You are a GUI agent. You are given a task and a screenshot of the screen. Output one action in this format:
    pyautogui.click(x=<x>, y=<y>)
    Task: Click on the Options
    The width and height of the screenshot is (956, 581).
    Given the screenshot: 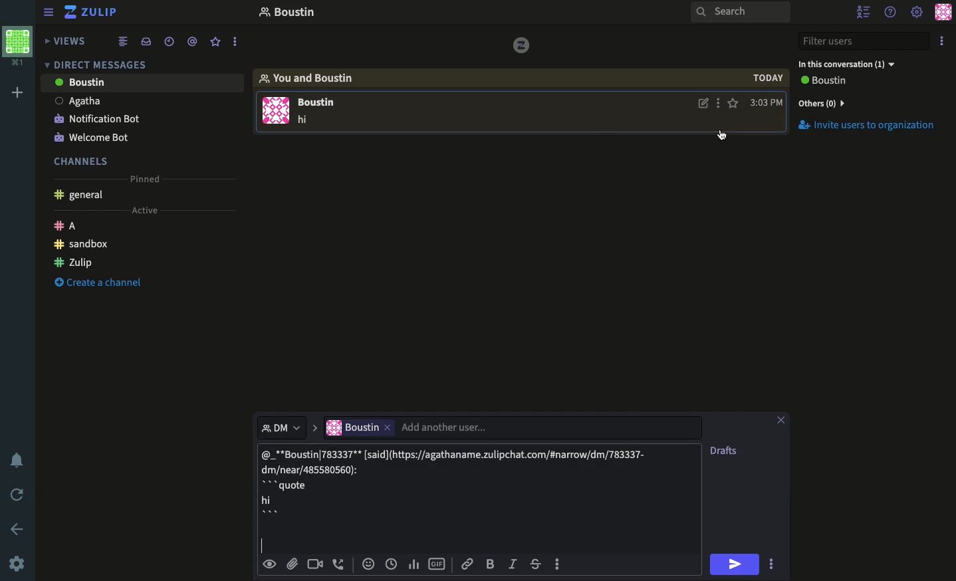 What is the action you would take?
    pyautogui.click(x=557, y=562)
    